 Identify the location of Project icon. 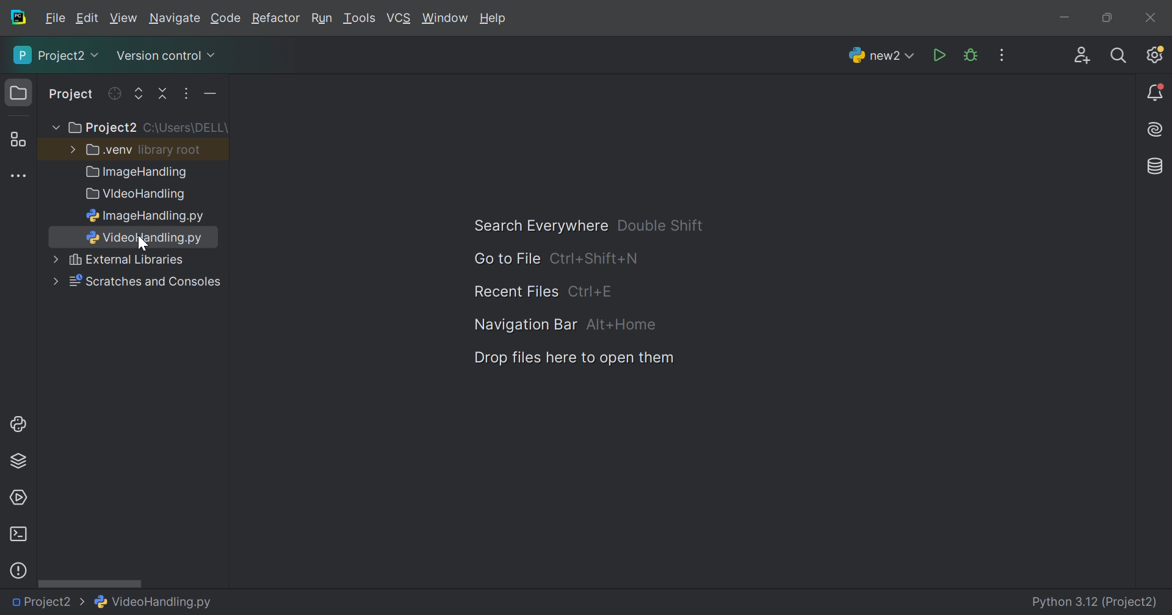
(20, 93).